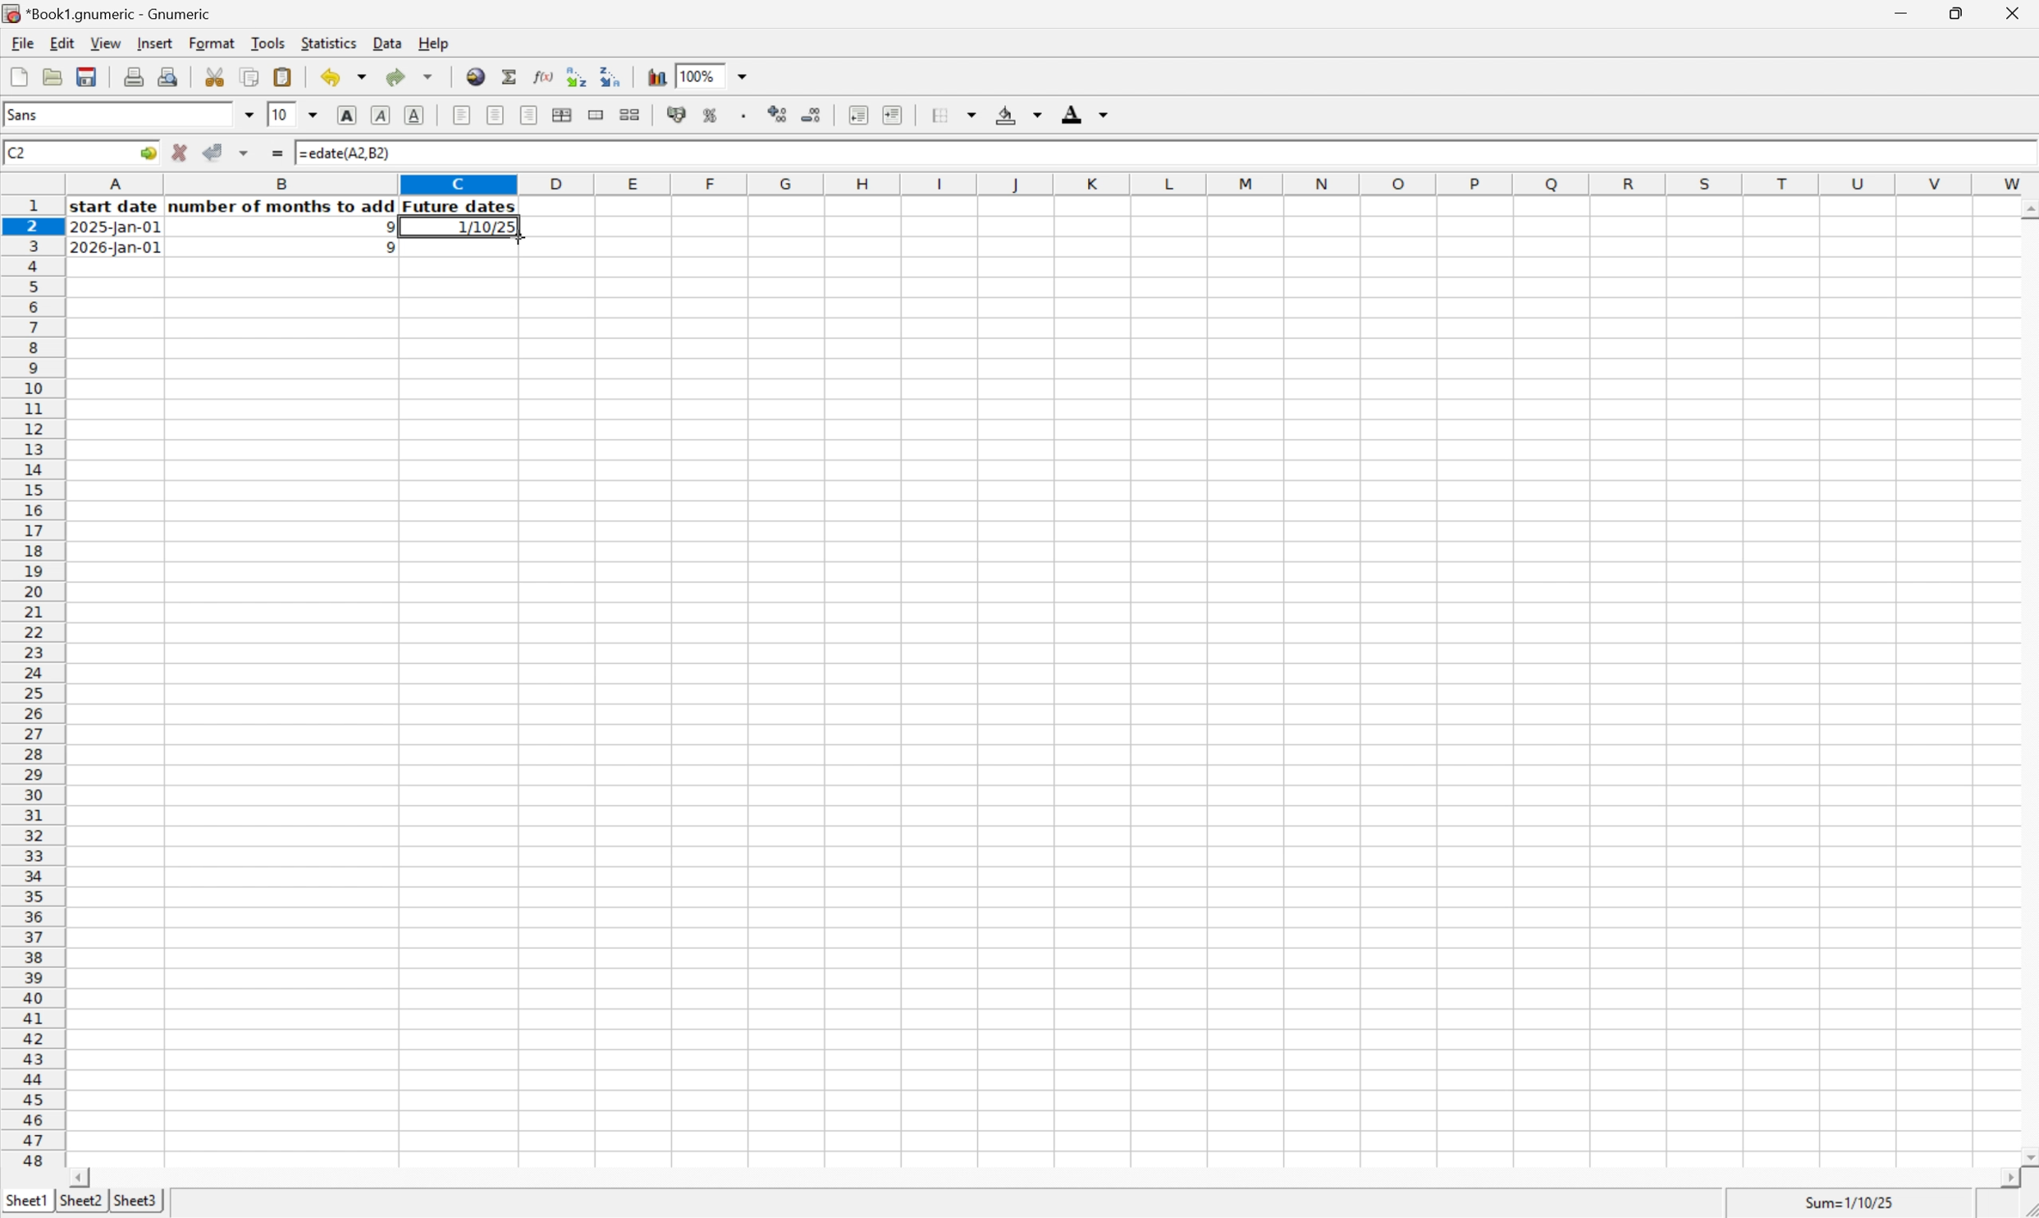 The image size is (2039, 1218). What do you see at coordinates (217, 75) in the screenshot?
I see `Cut selection` at bounding box center [217, 75].